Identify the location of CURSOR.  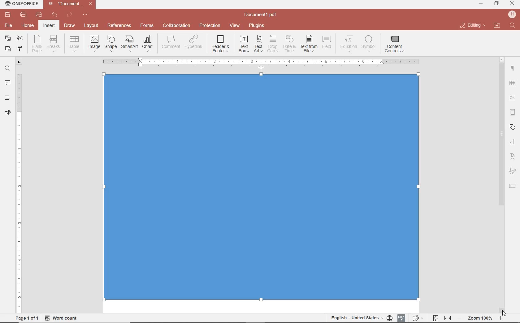
(504, 312).